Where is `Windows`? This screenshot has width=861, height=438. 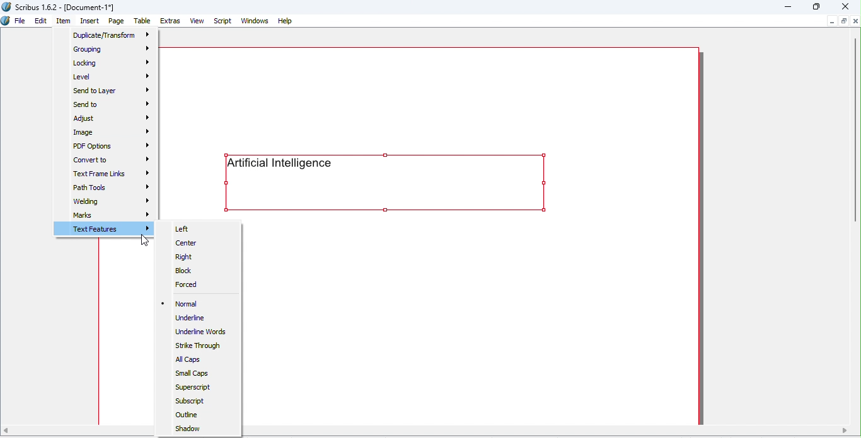 Windows is located at coordinates (257, 20).